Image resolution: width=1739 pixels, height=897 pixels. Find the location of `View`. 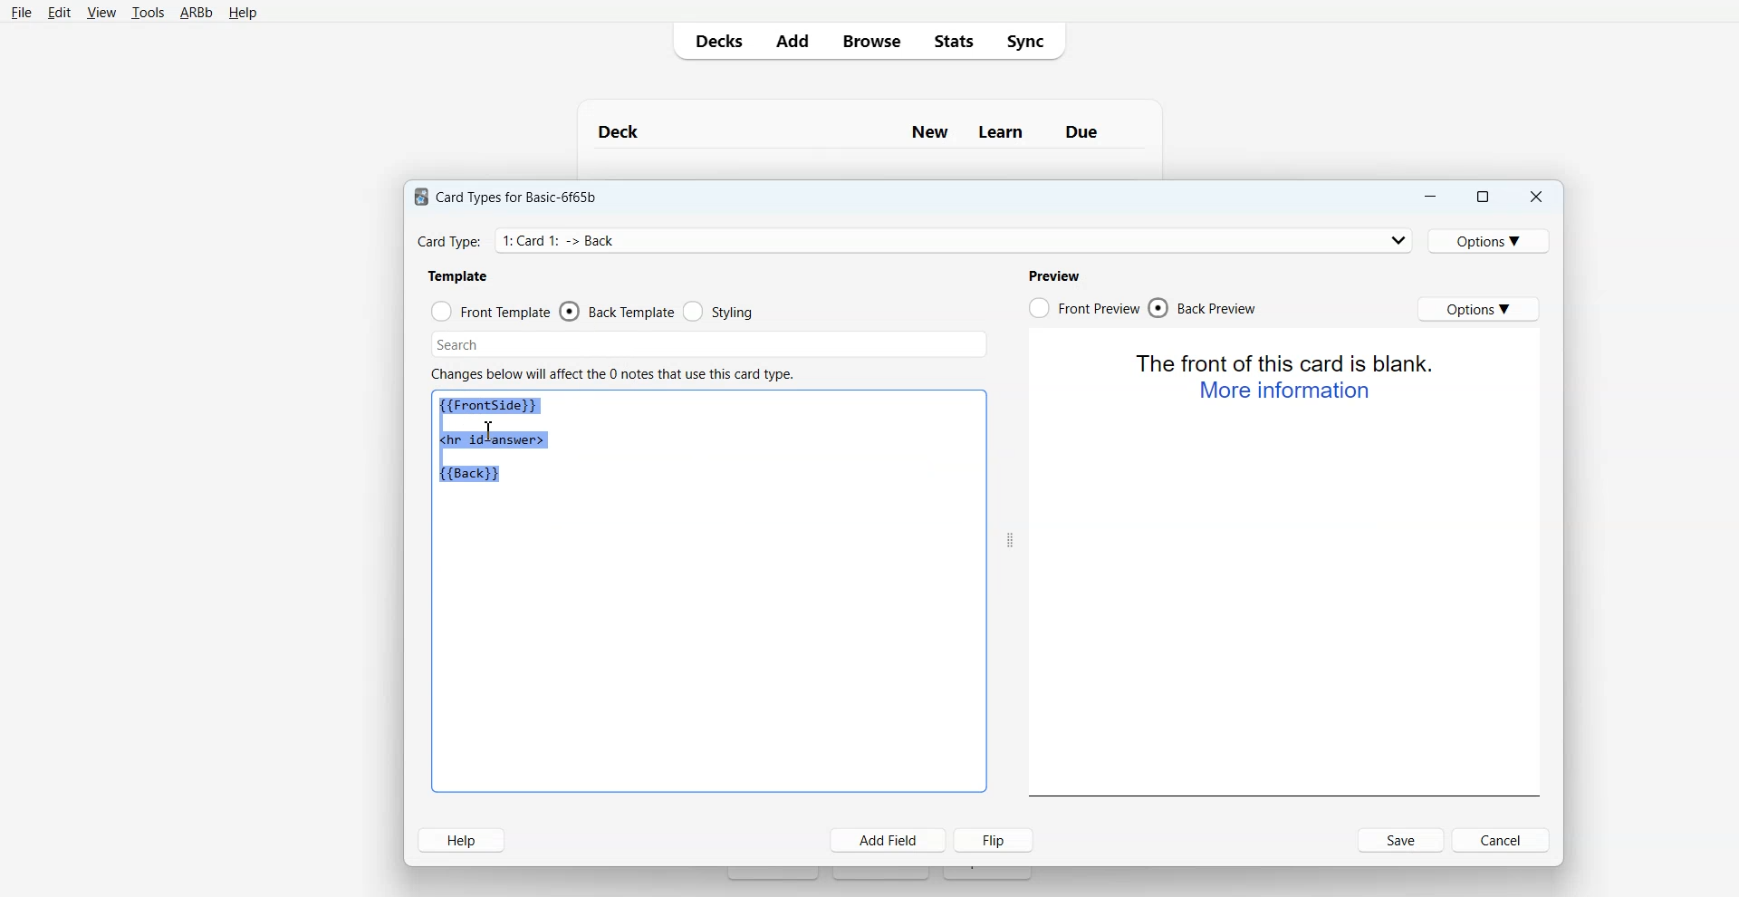

View is located at coordinates (100, 12).